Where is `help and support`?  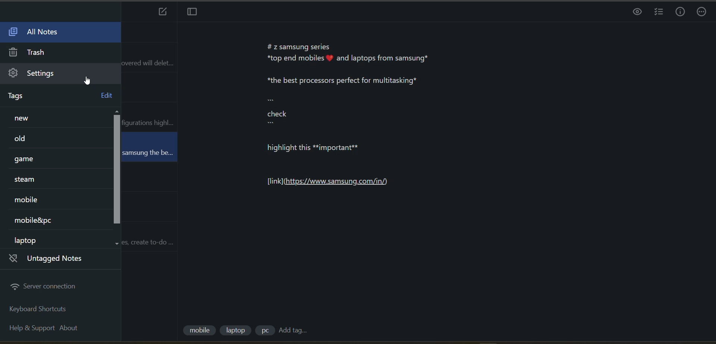
help and support is located at coordinates (28, 327).